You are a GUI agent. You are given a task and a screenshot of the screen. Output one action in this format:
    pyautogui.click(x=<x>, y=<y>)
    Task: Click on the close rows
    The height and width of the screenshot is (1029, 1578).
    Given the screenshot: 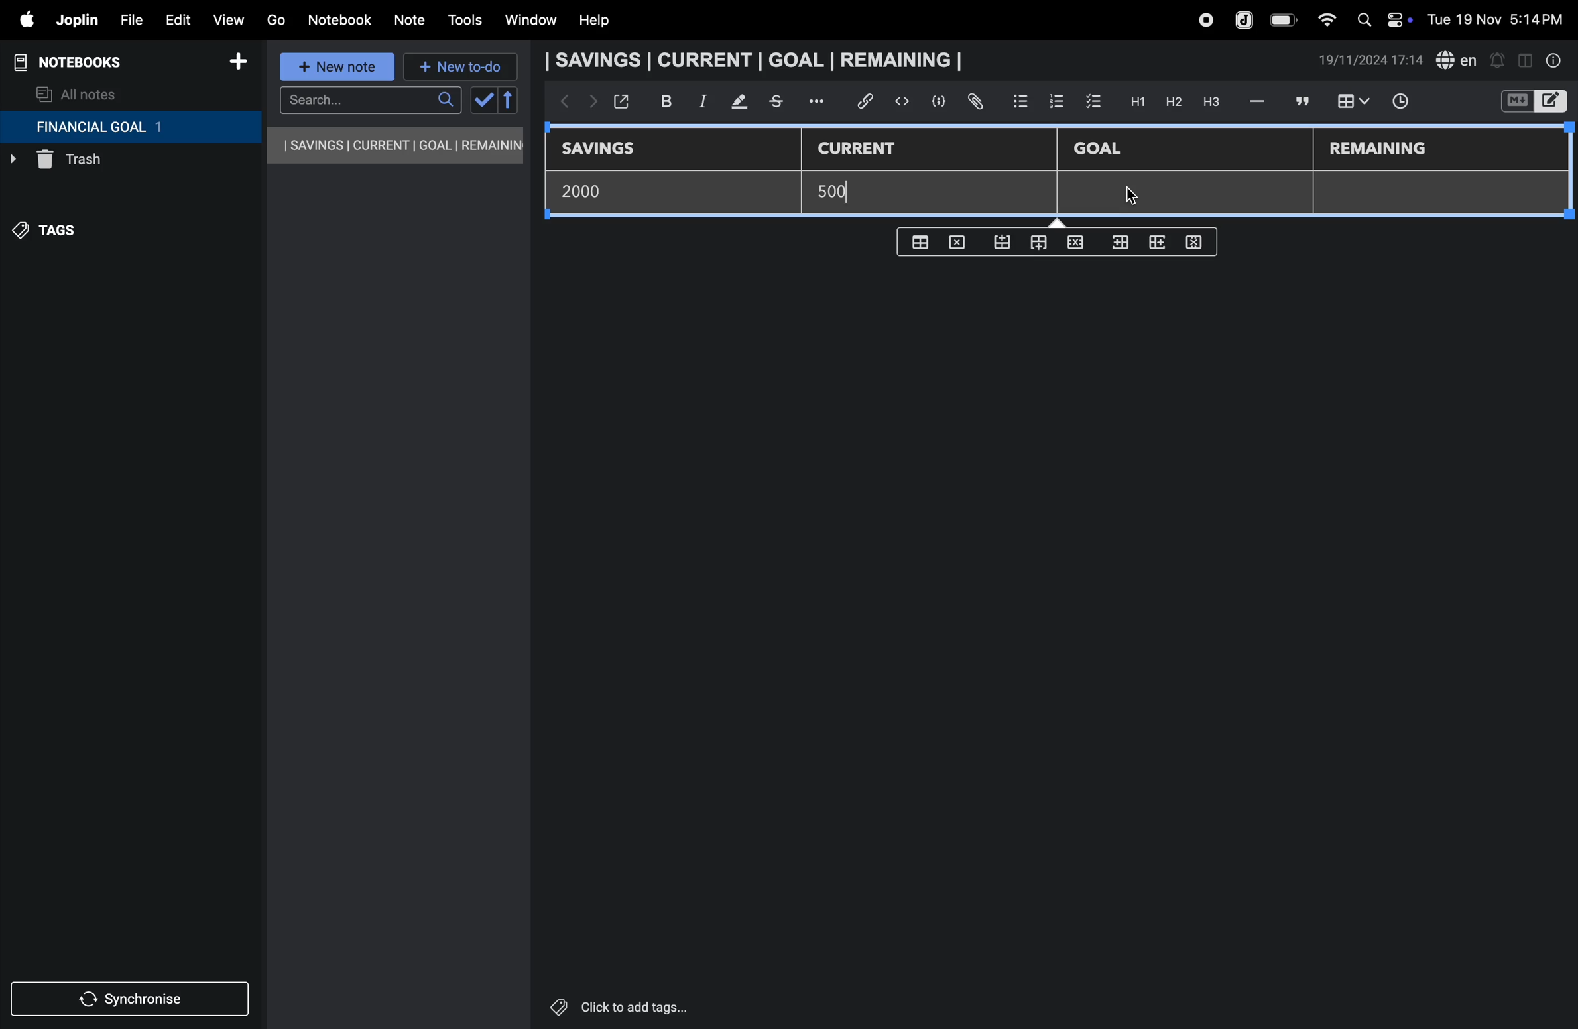 What is the action you would take?
    pyautogui.click(x=1073, y=245)
    